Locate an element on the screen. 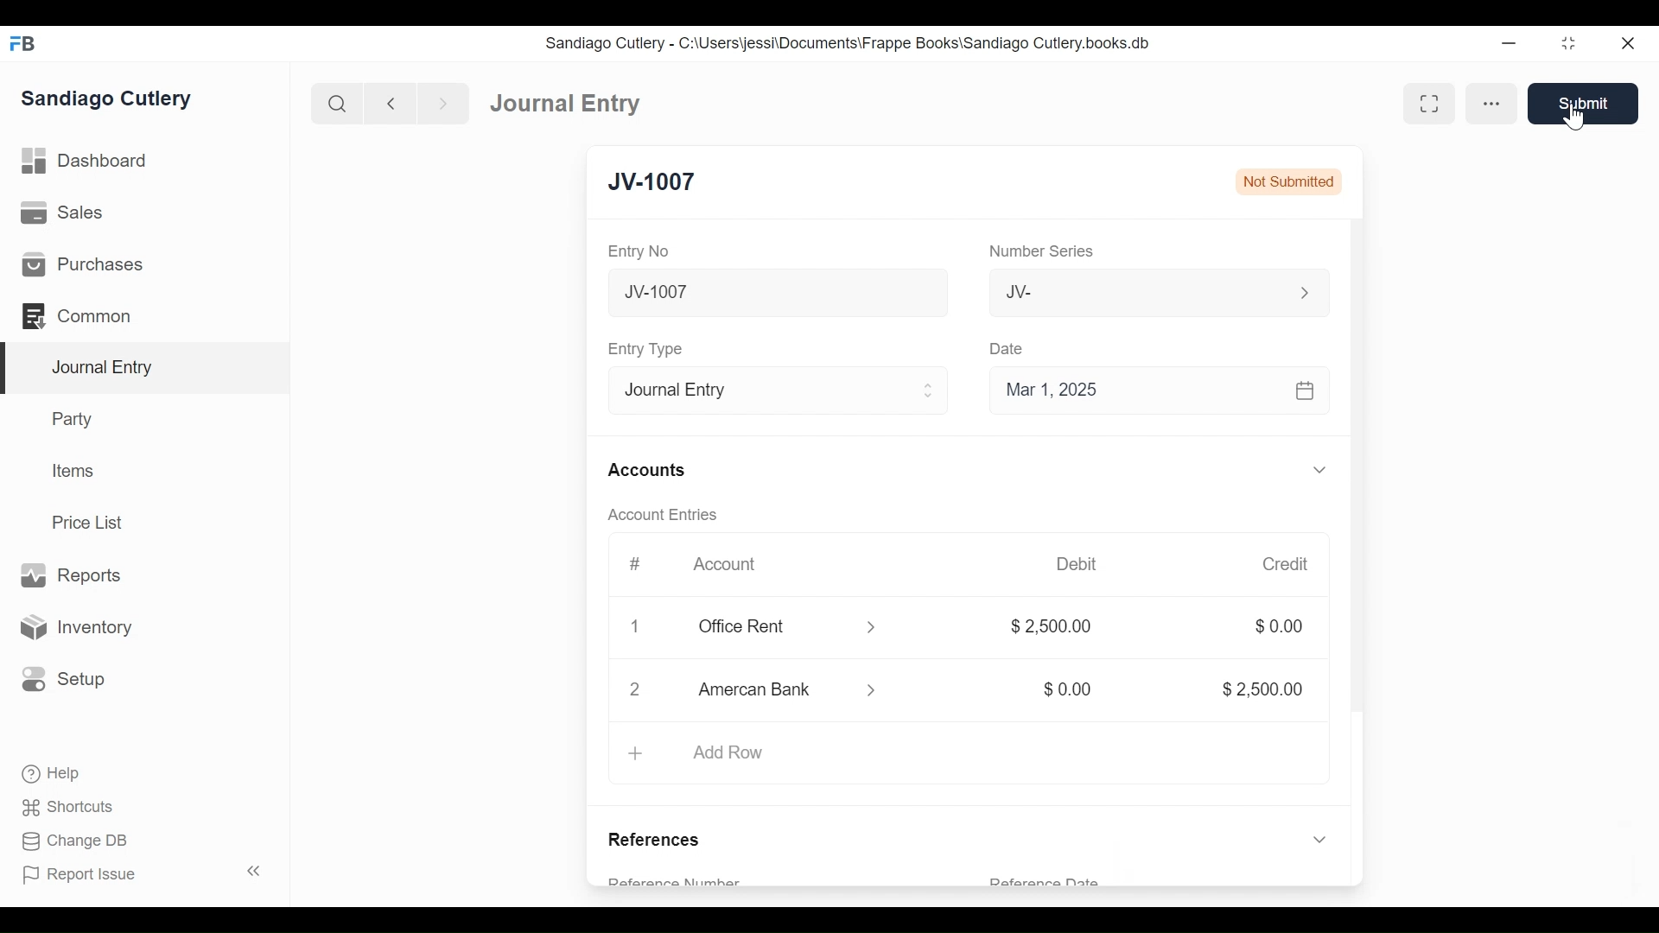  Not submitted is located at coordinates (1289, 181).